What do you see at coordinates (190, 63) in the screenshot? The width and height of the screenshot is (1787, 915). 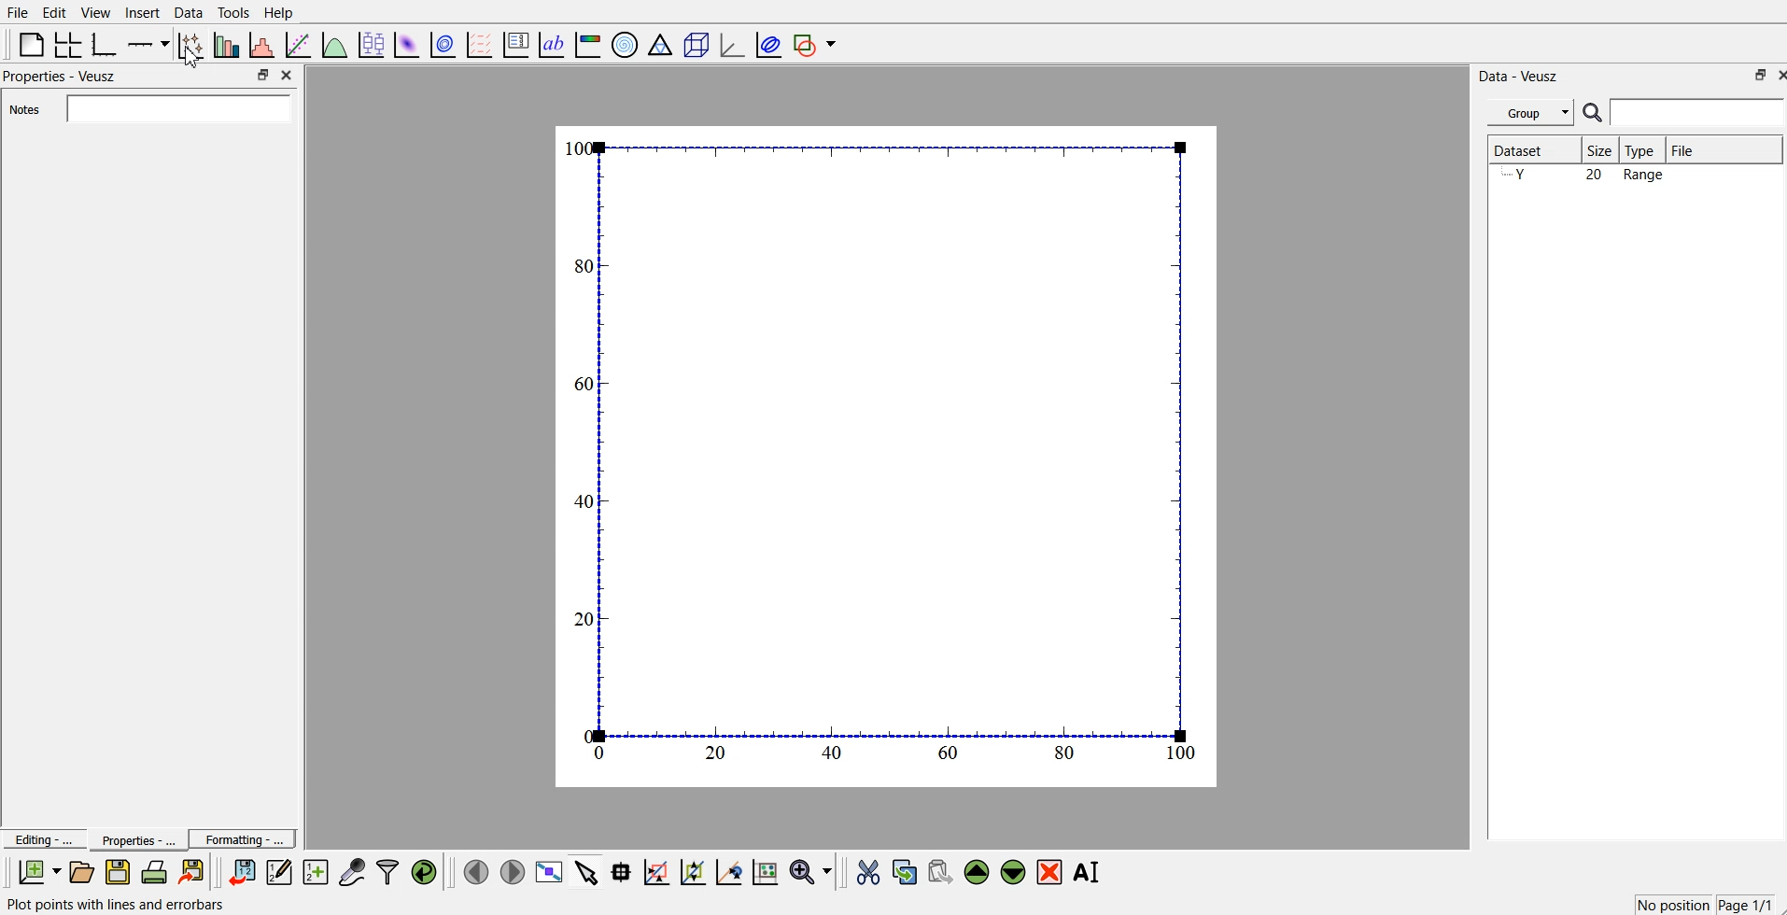 I see `cursor` at bounding box center [190, 63].